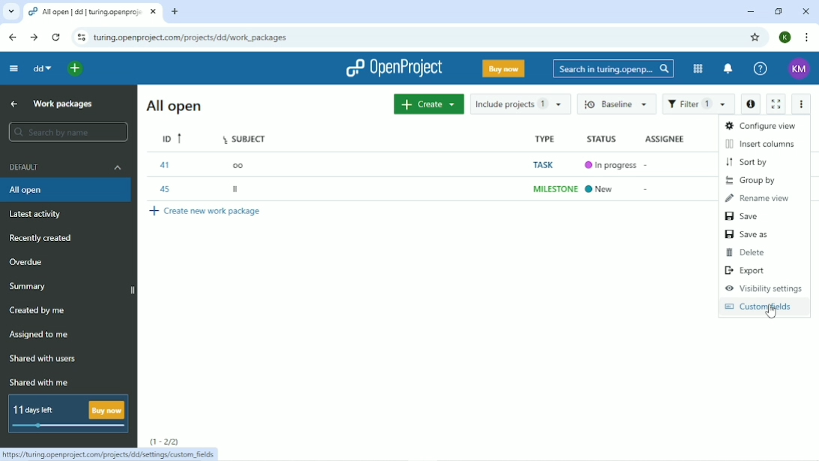 The height and width of the screenshot is (461, 819). Describe the element at coordinates (172, 139) in the screenshot. I see `ID` at that location.